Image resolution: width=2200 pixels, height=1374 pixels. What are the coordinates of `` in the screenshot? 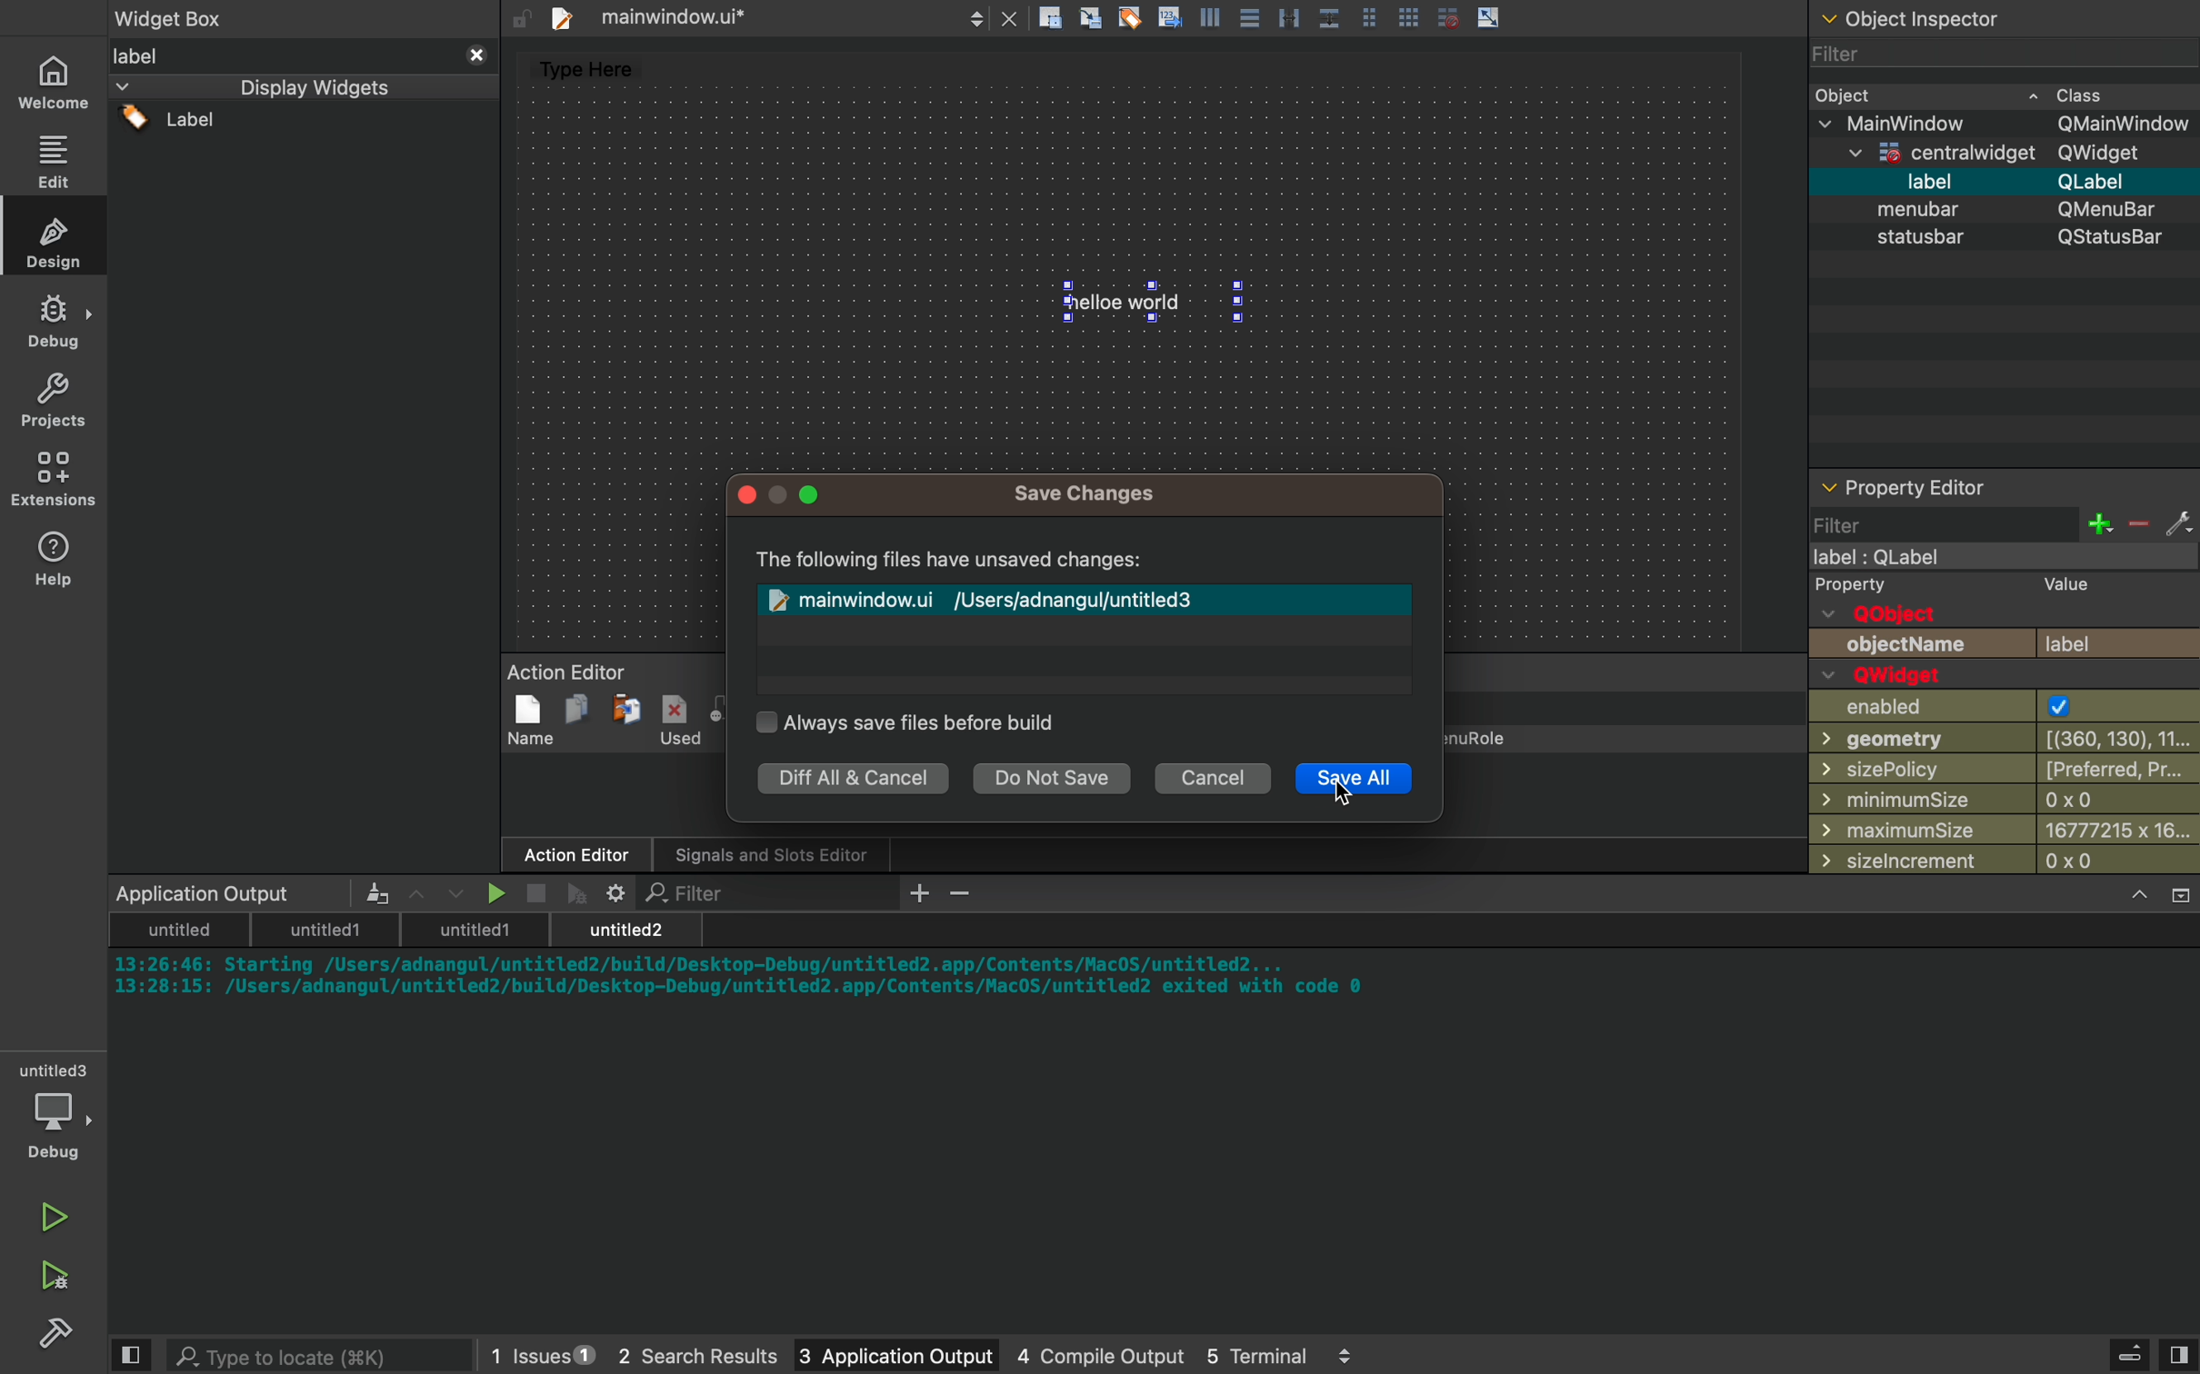 It's located at (1936, 17).